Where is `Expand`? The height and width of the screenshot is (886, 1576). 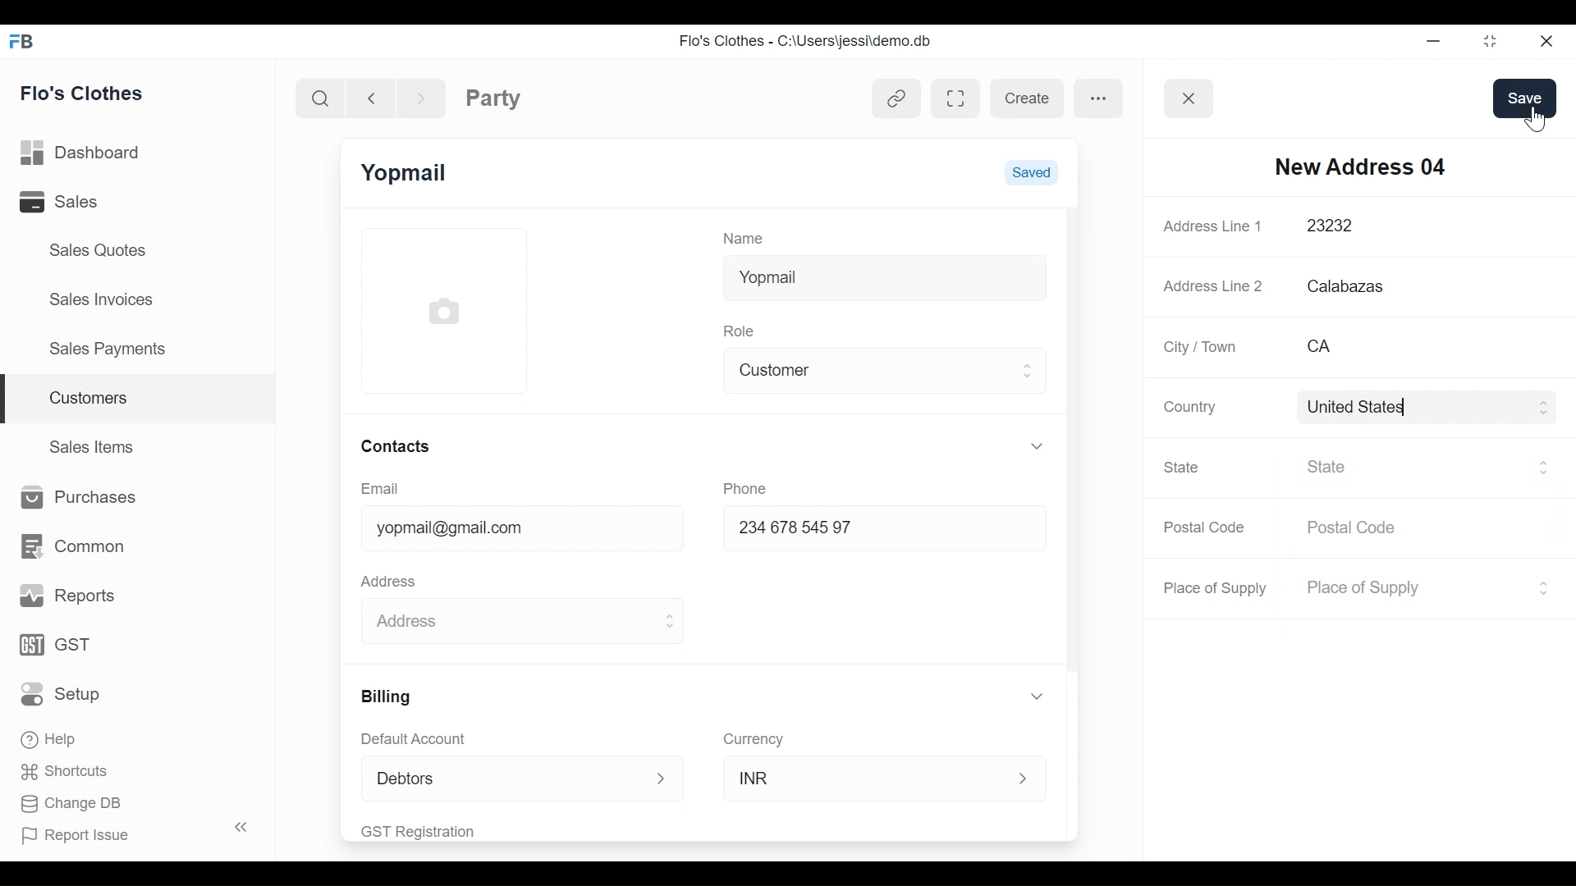 Expand is located at coordinates (1040, 696).